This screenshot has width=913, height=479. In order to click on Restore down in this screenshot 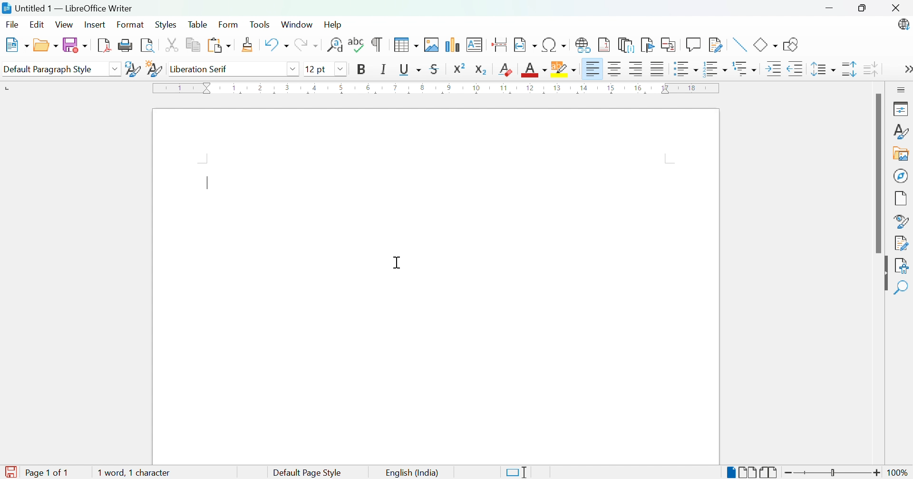, I will do `click(864, 10)`.